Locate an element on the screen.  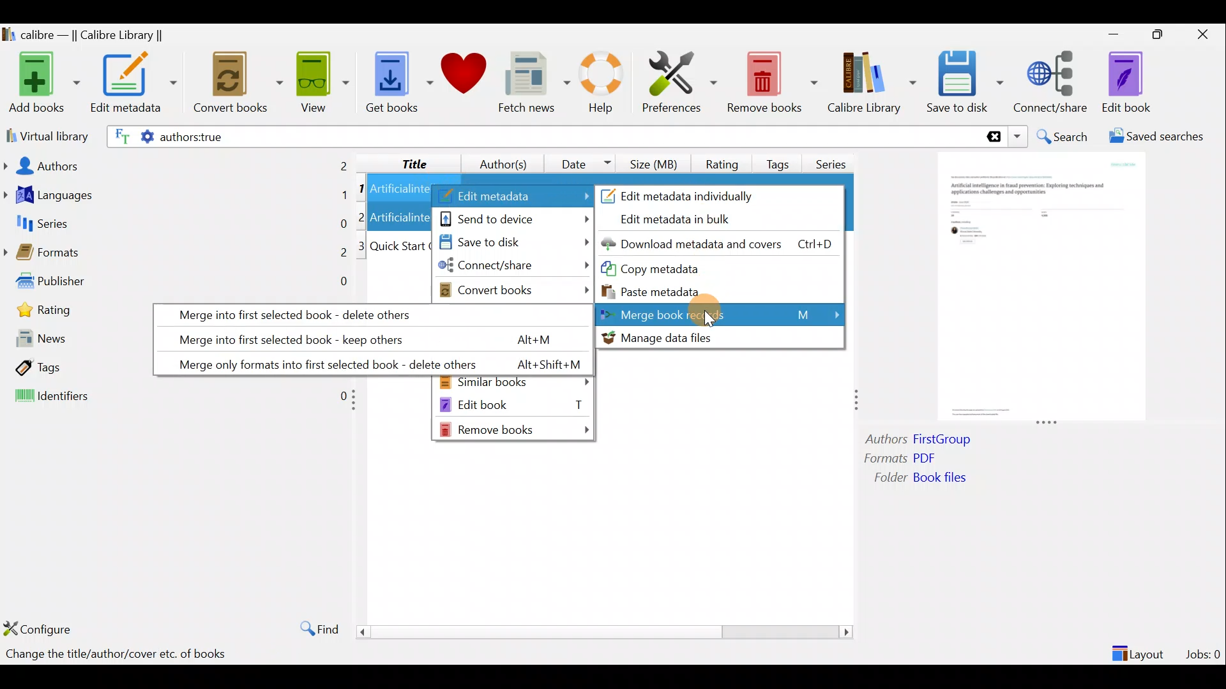
Layout is located at coordinates (1140, 648).